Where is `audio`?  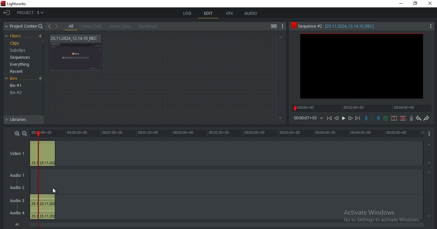 audio is located at coordinates (43, 207).